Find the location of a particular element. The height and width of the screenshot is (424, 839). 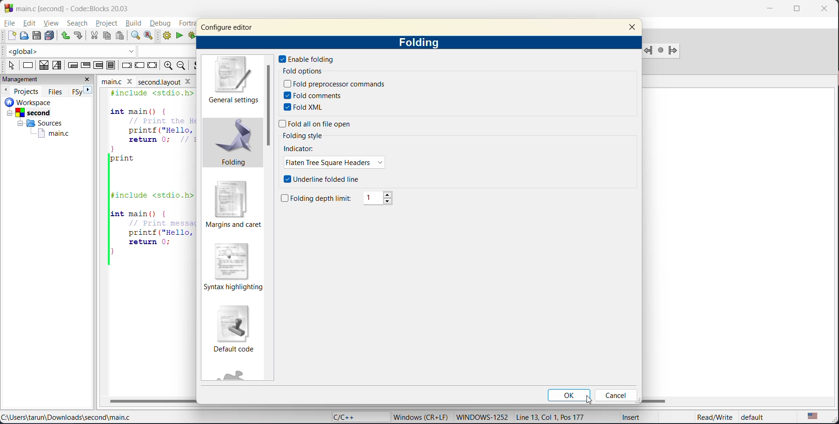

view is located at coordinates (52, 23).